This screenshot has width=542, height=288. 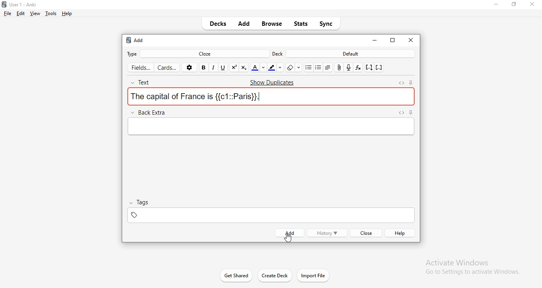 I want to click on bold, so click(x=204, y=67).